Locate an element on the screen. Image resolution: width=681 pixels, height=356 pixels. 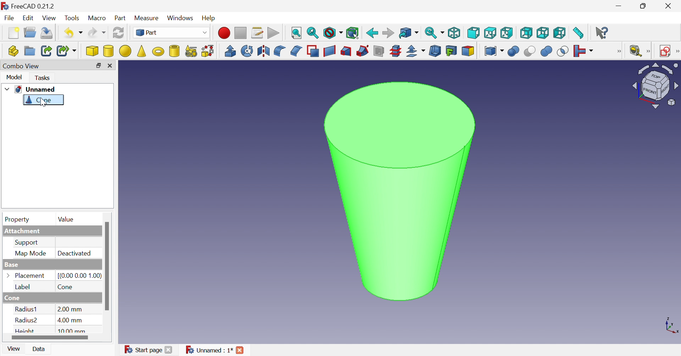
Create group is located at coordinates (29, 51).